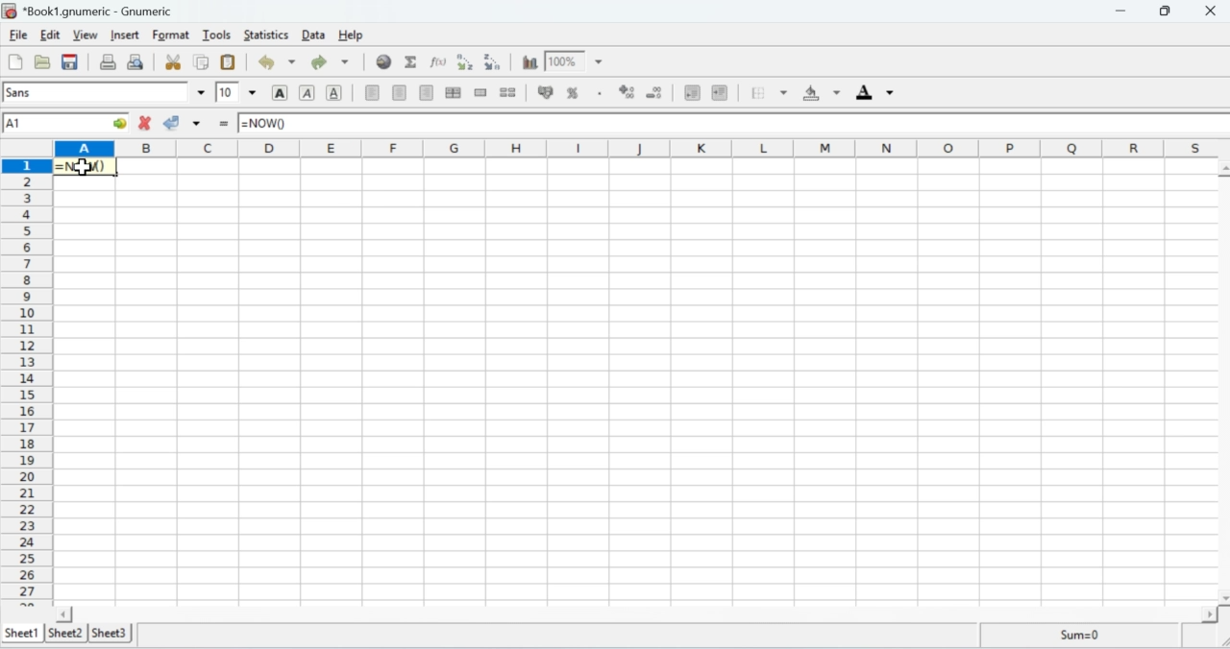 The height and width of the screenshot is (649, 1230). What do you see at coordinates (182, 125) in the screenshot?
I see `Accept change` at bounding box center [182, 125].